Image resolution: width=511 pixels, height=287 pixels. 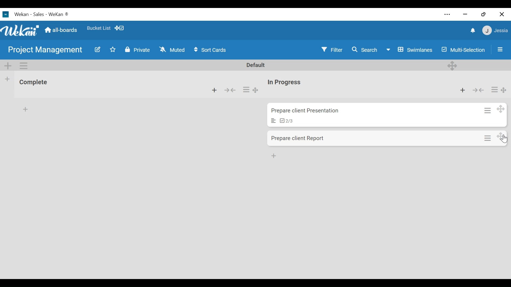 What do you see at coordinates (500, 109) in the screenshot?
I see `Desktop drag handles` at bounding box center [500, 109].